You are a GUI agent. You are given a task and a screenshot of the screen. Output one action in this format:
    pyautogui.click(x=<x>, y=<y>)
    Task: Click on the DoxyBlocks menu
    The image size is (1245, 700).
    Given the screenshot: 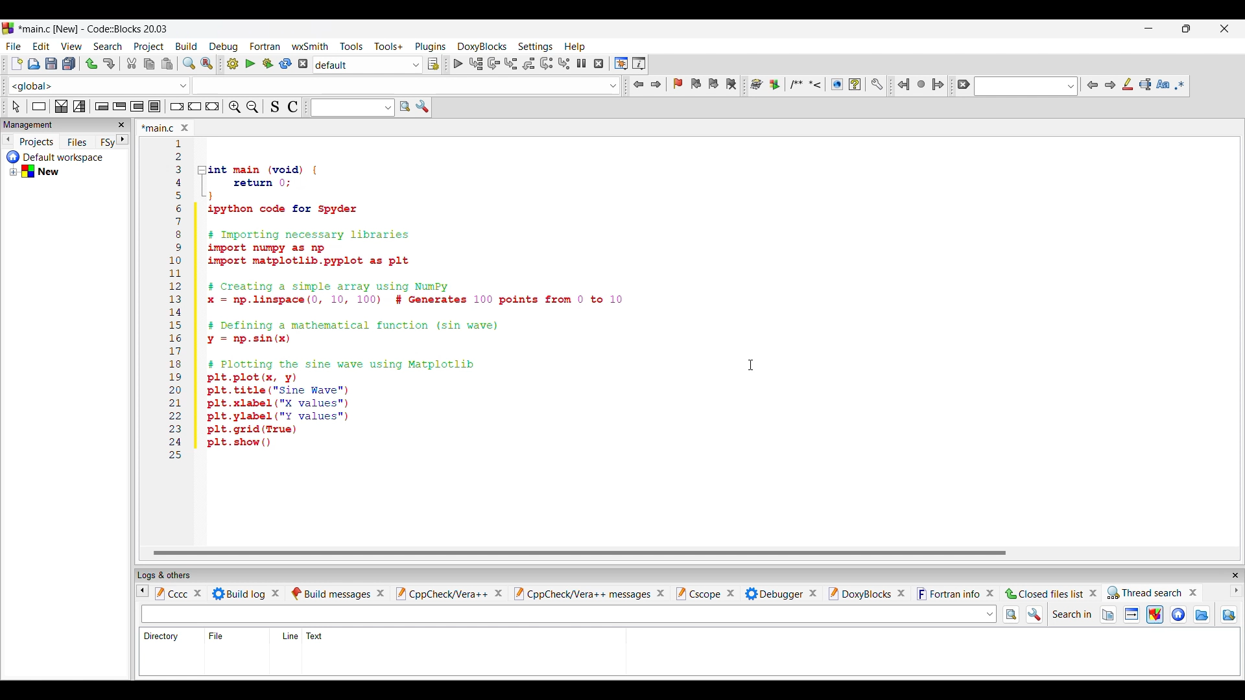 What is the action you would take?
    pyautogui.click(x=482, y=47)
    